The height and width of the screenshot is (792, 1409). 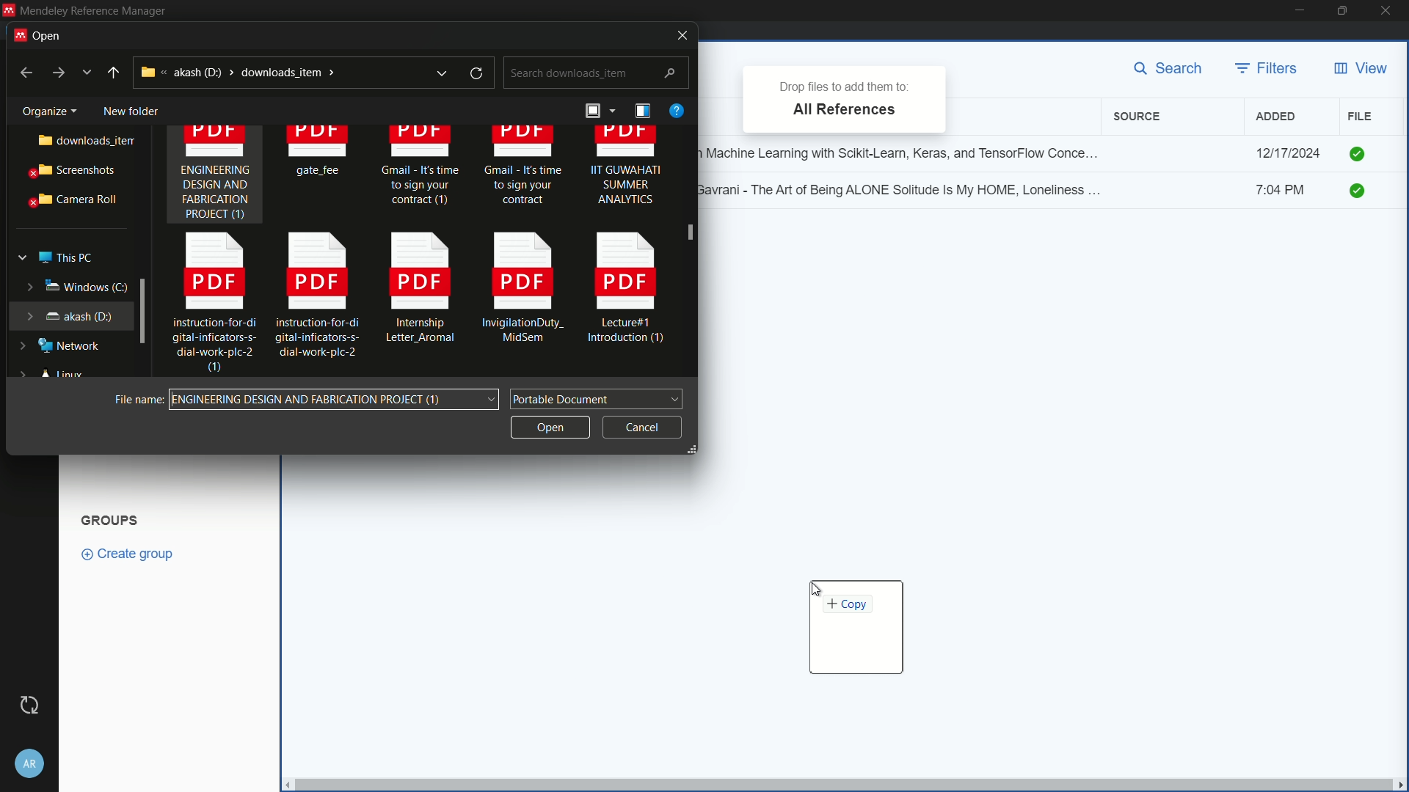 What do you see at coordinates (907, 150) in the screenshot?
I see `Hands-on Machine Learning with Scikit-Learn, Keras, and TensorFlow Conce...` at bounding box center [907, 150].